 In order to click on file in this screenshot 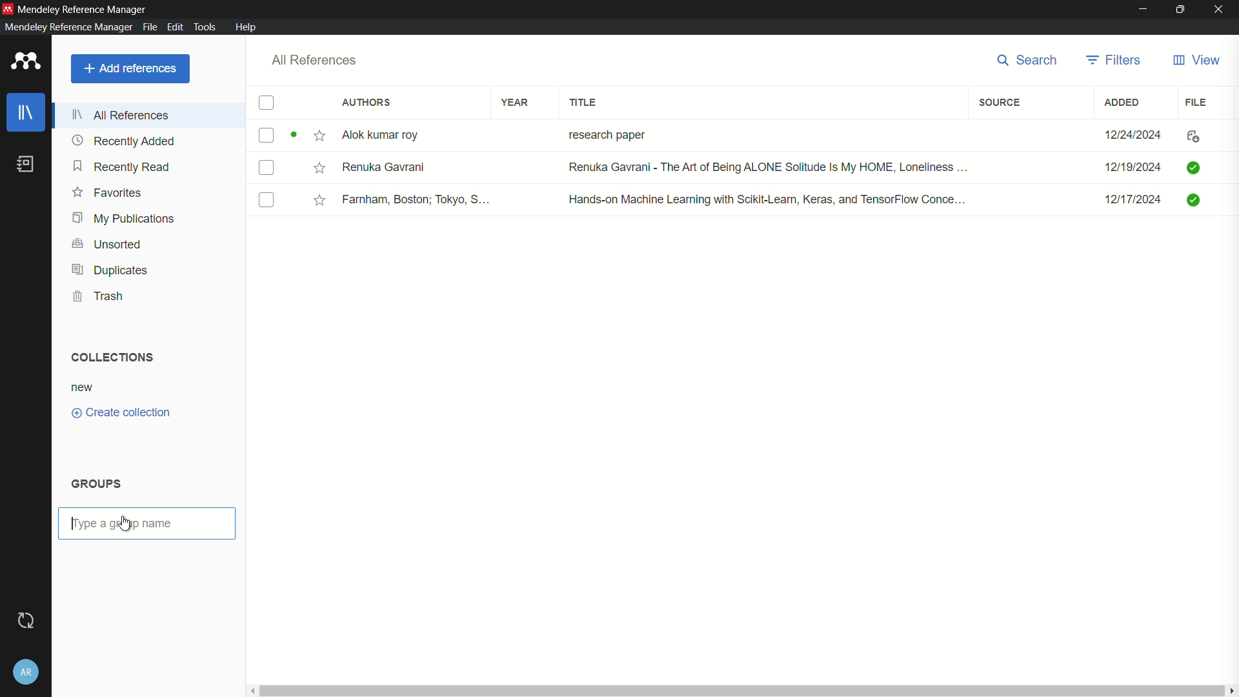, I will do `click(1198, 101)`.